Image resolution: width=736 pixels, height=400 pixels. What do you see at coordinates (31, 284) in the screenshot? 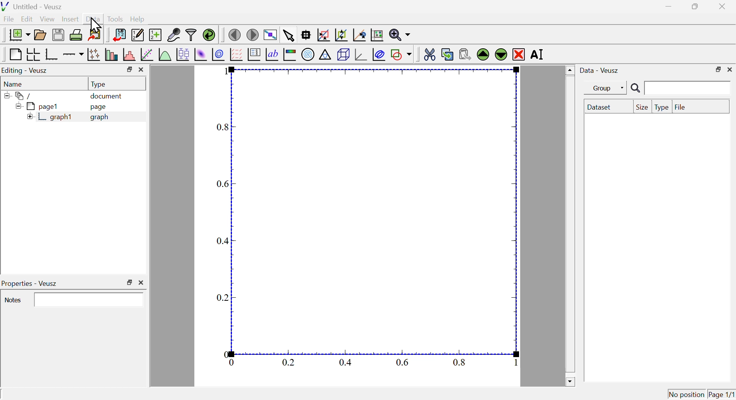
I see `Properties - veusz` at bounding box center [31, 284].